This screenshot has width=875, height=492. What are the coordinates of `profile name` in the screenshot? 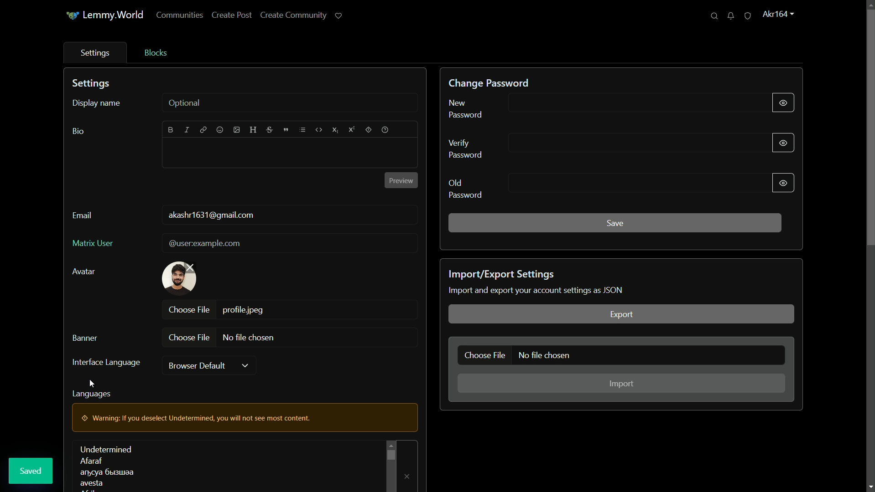 It's located at (777, 13).